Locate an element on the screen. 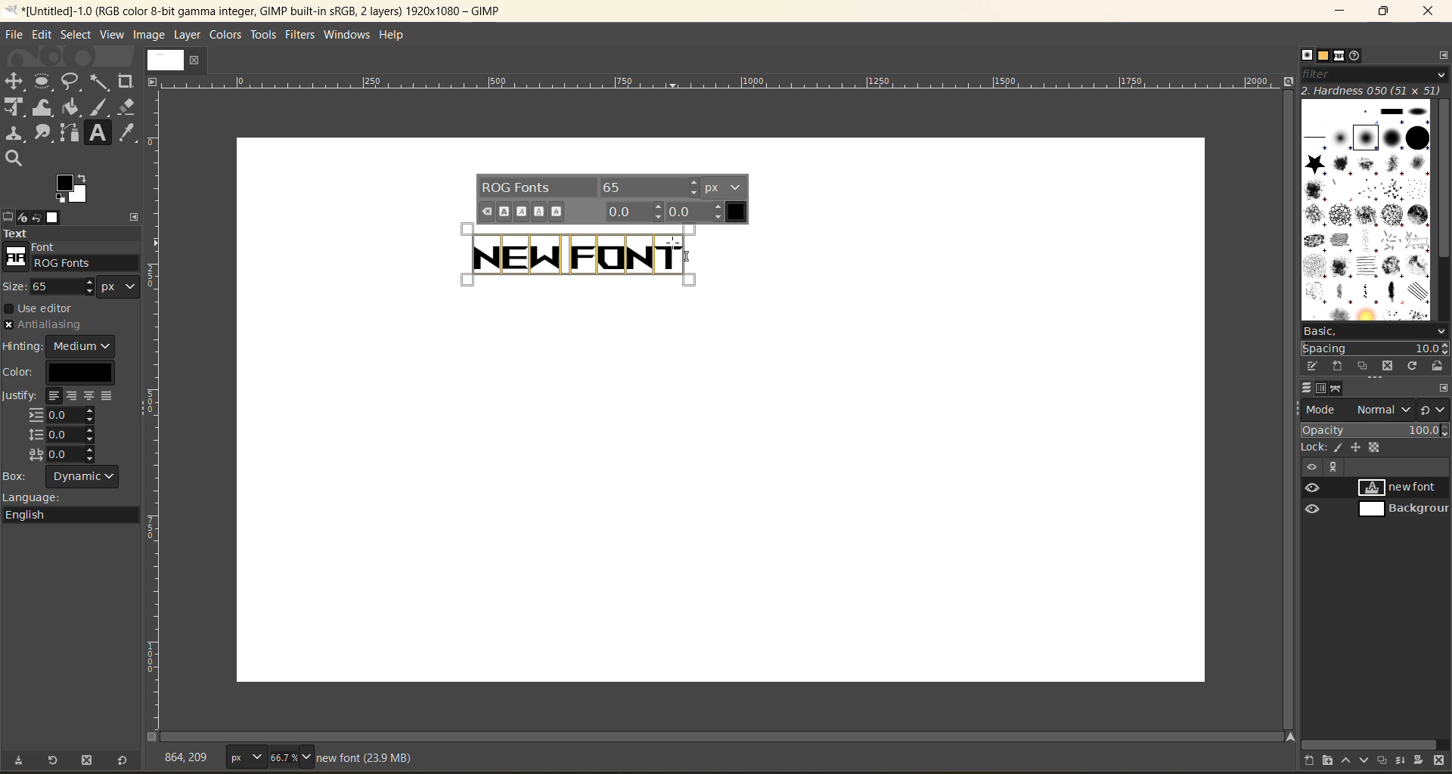 Image resolution: width=1452 pixels, height=774 pixels. color is located at coordinates (66, 372).